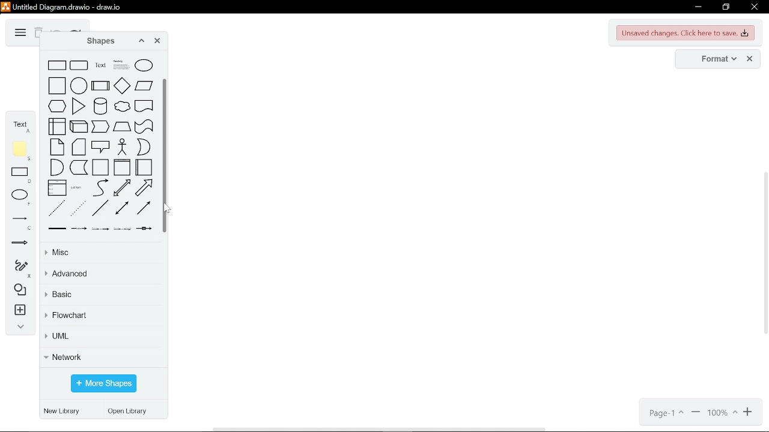  I want to click on arrow, so click(144, 188).